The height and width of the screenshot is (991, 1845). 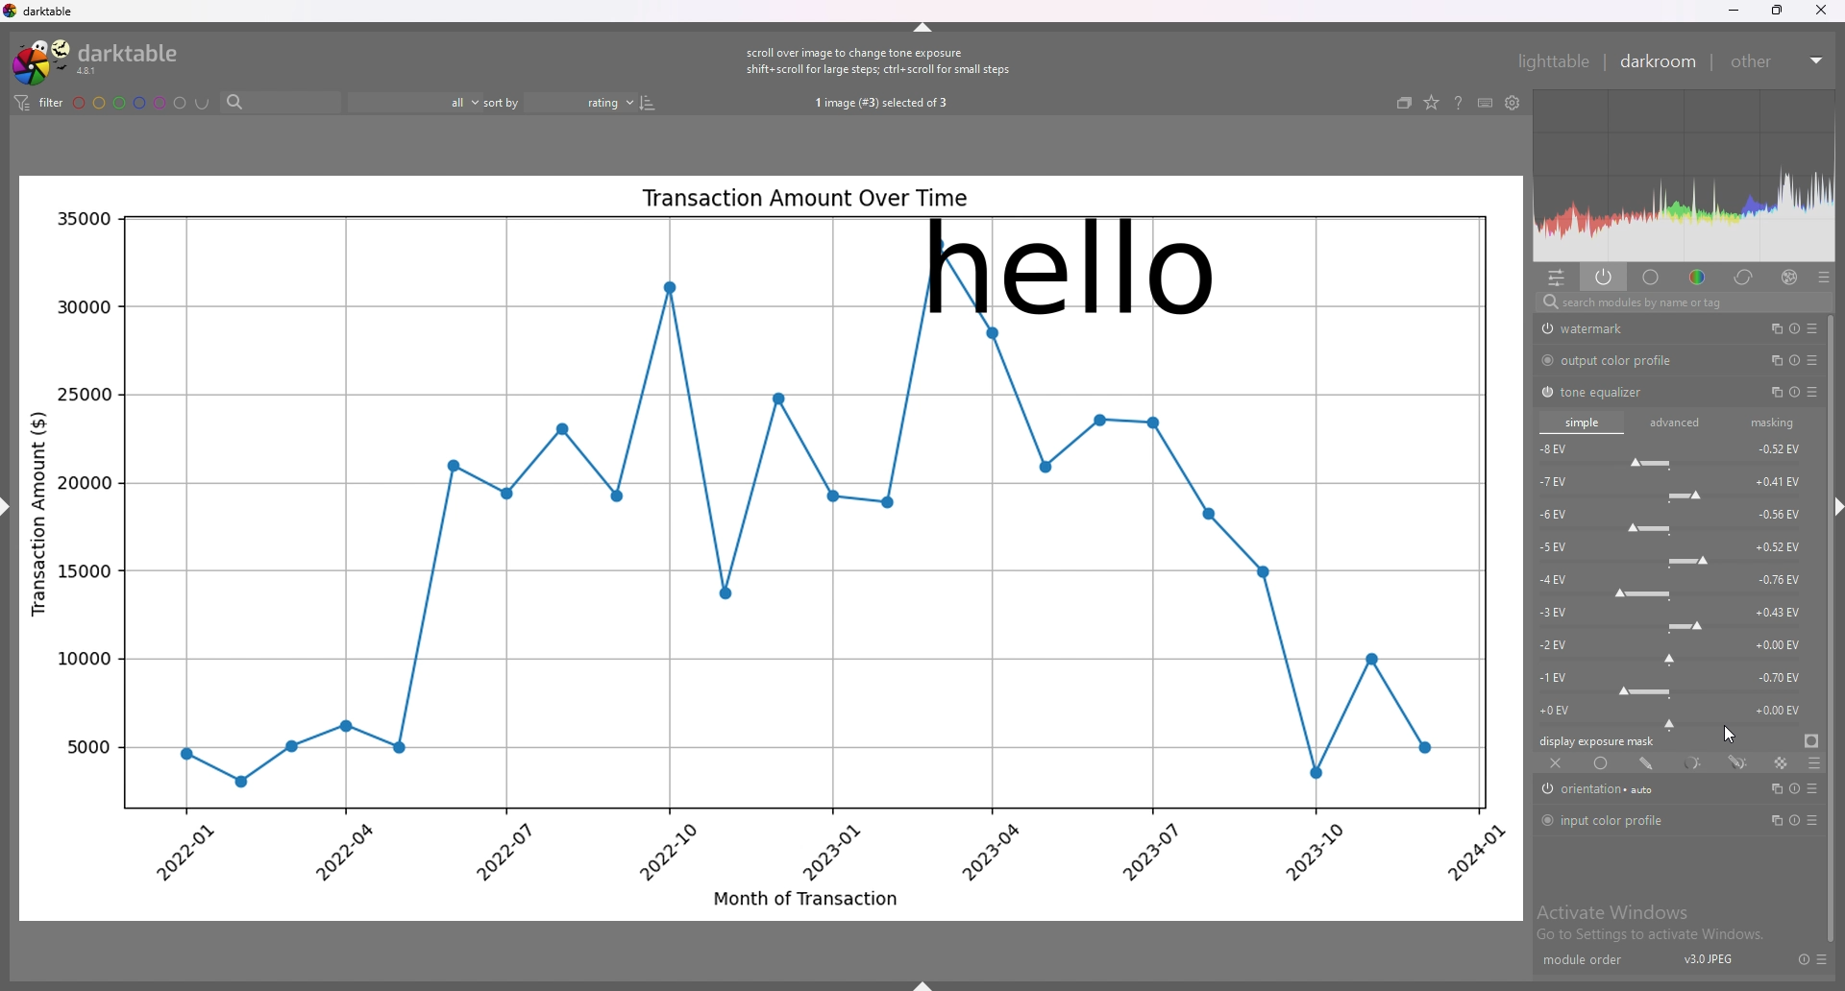 What do you see at coordinates (1839, 509) in the screenshot?
I see `hide sidebar` at bounding box center [1839, 509].